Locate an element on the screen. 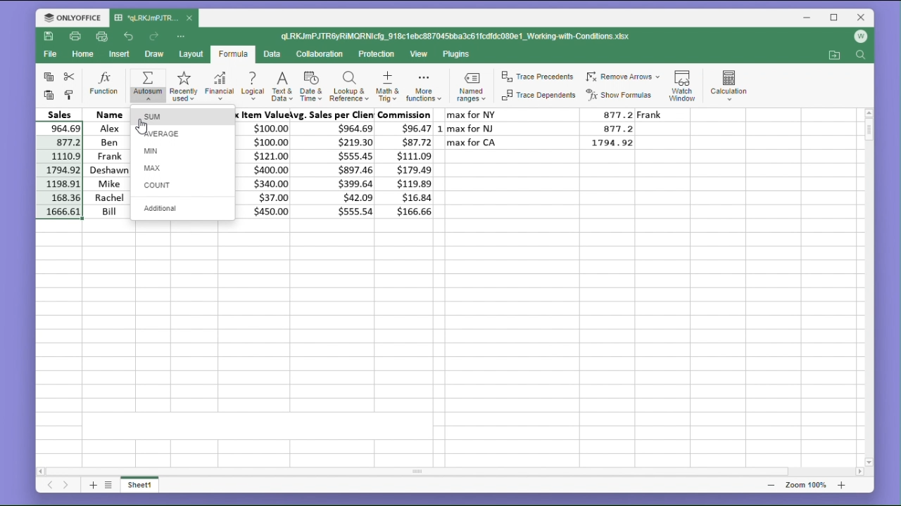  print file is located at coordinates (76, 37).